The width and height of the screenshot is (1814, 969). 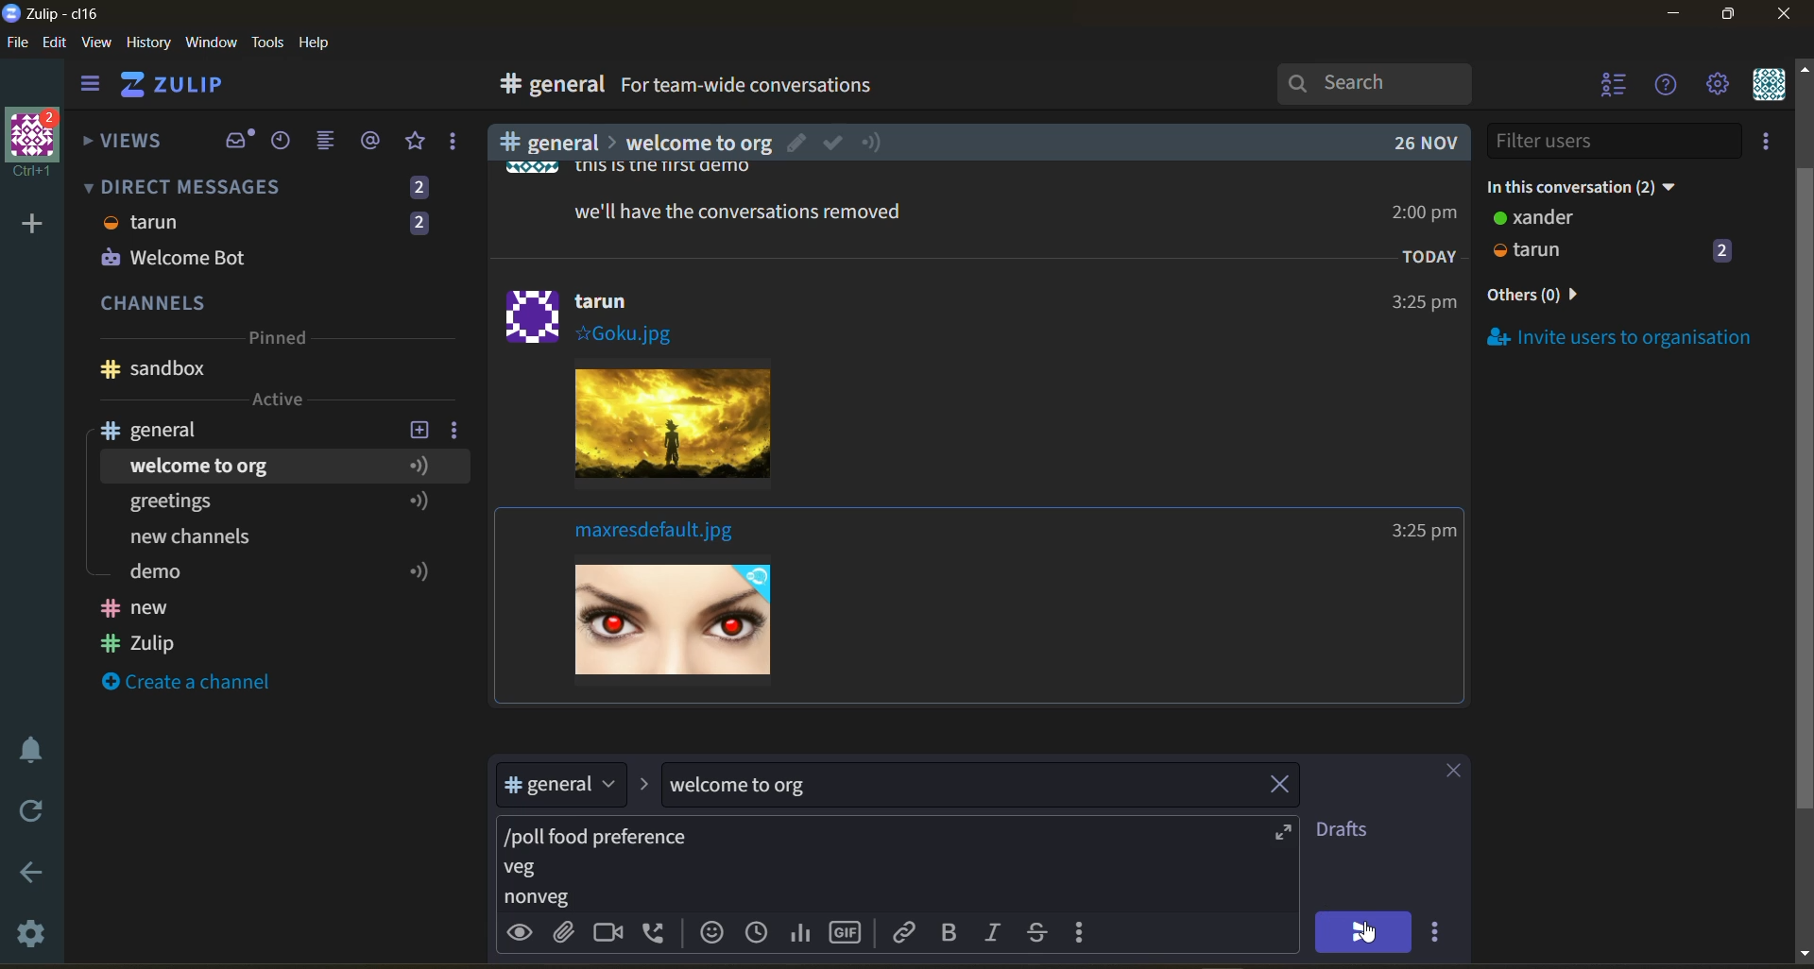 What do you see at coordinates (570, 929) in the screenshot?
I see `upload files` at bounding box center [570, 929].